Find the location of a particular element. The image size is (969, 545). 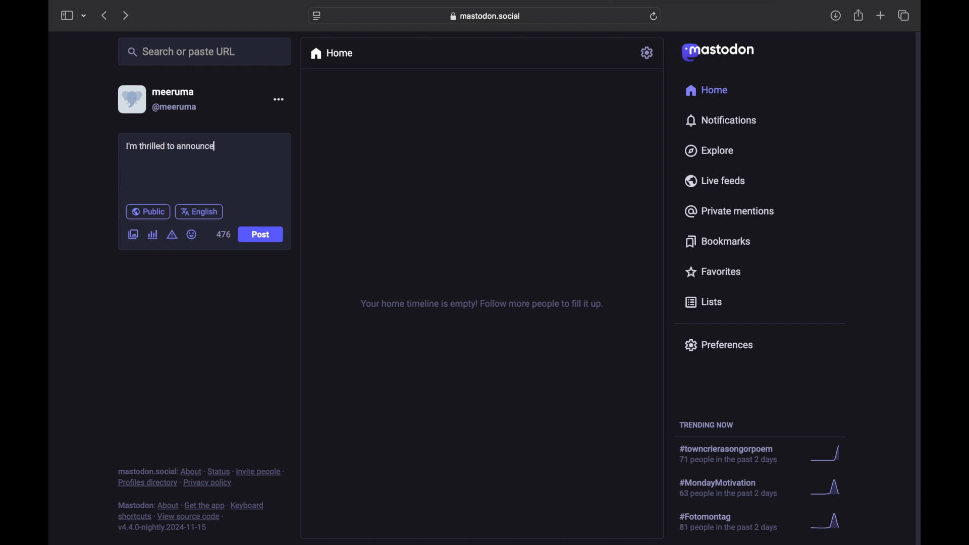

hashtag  trend is located at coordinates (738, 487).